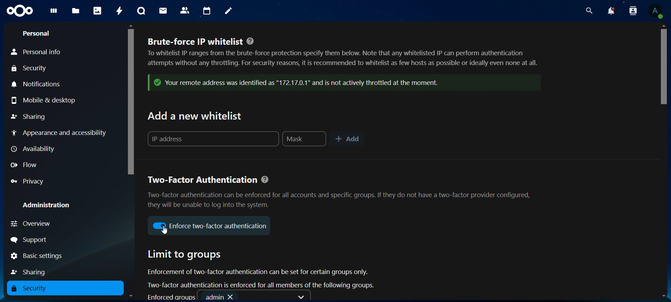  What do you see at coordinates (62, 133) in the screenshot?
I see `appearance and accessibilty` at bounding box center [62, 133].